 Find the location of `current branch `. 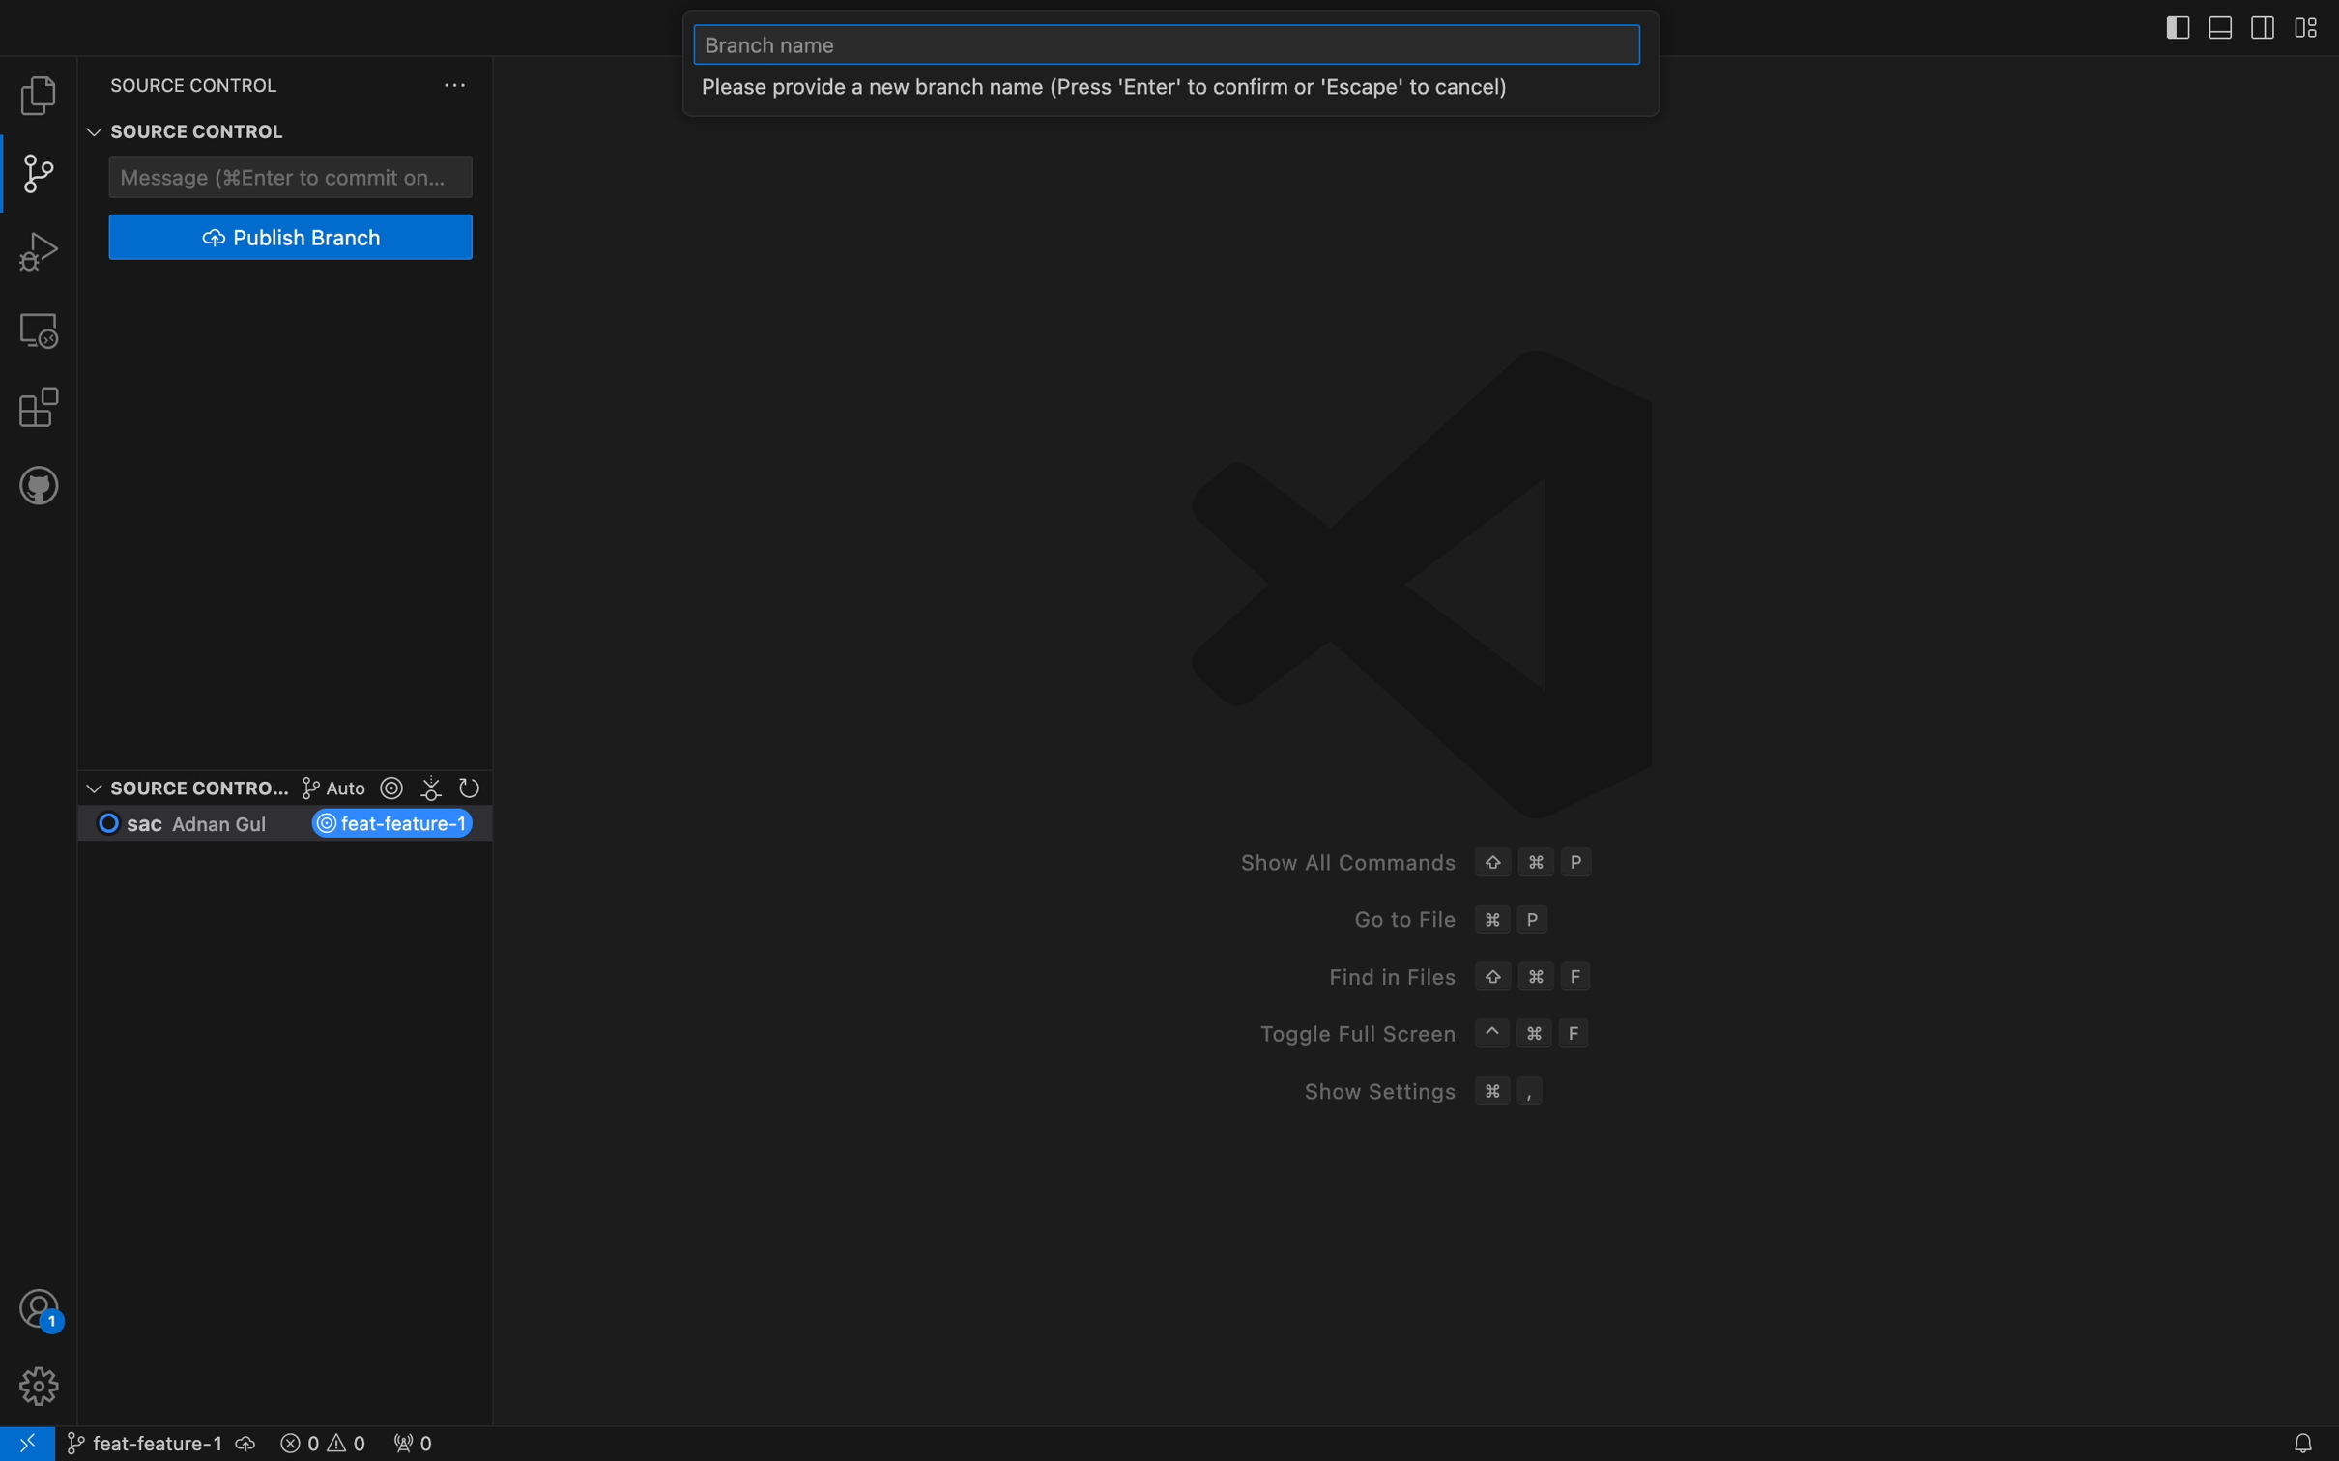

current branch  is located at coordinates (288, 825).